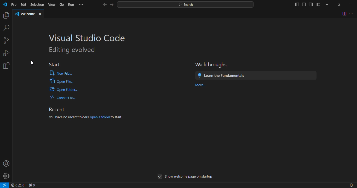  Describe the element at coordinates (19, 185) in the screenshot. I see `warnings` at that location.